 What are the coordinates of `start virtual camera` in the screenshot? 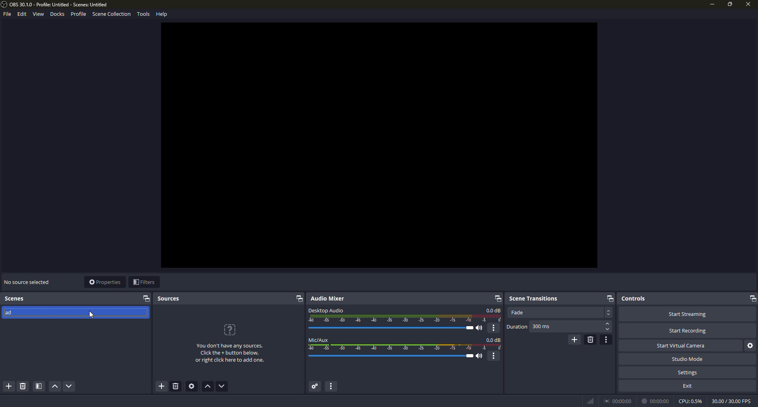 It's located at (683, 345).